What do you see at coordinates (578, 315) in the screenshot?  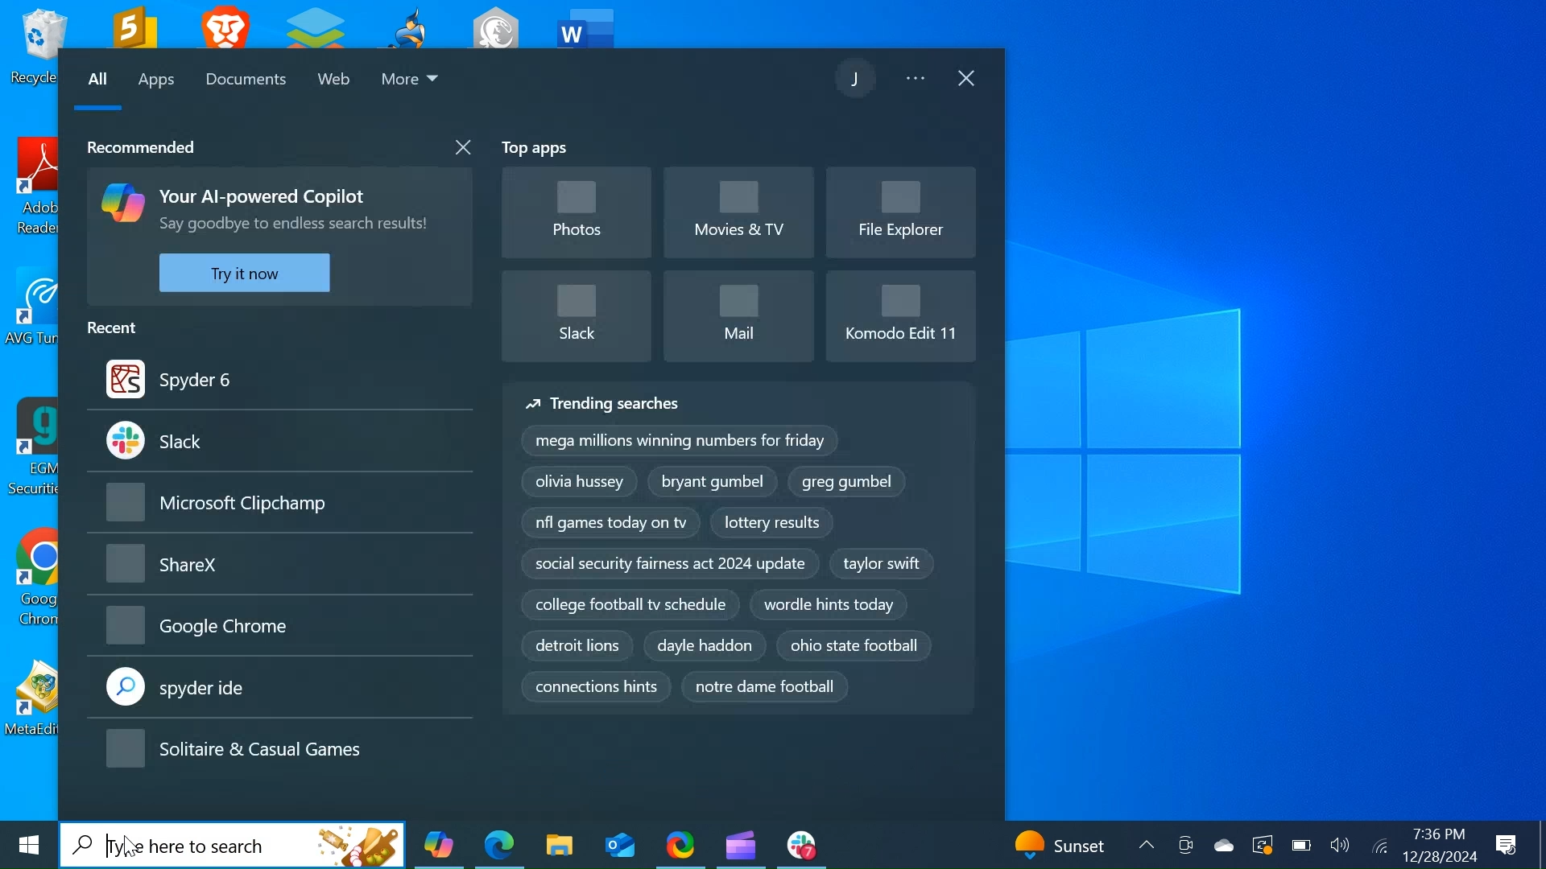 I see `Slack` at bounding box center [578, 315].